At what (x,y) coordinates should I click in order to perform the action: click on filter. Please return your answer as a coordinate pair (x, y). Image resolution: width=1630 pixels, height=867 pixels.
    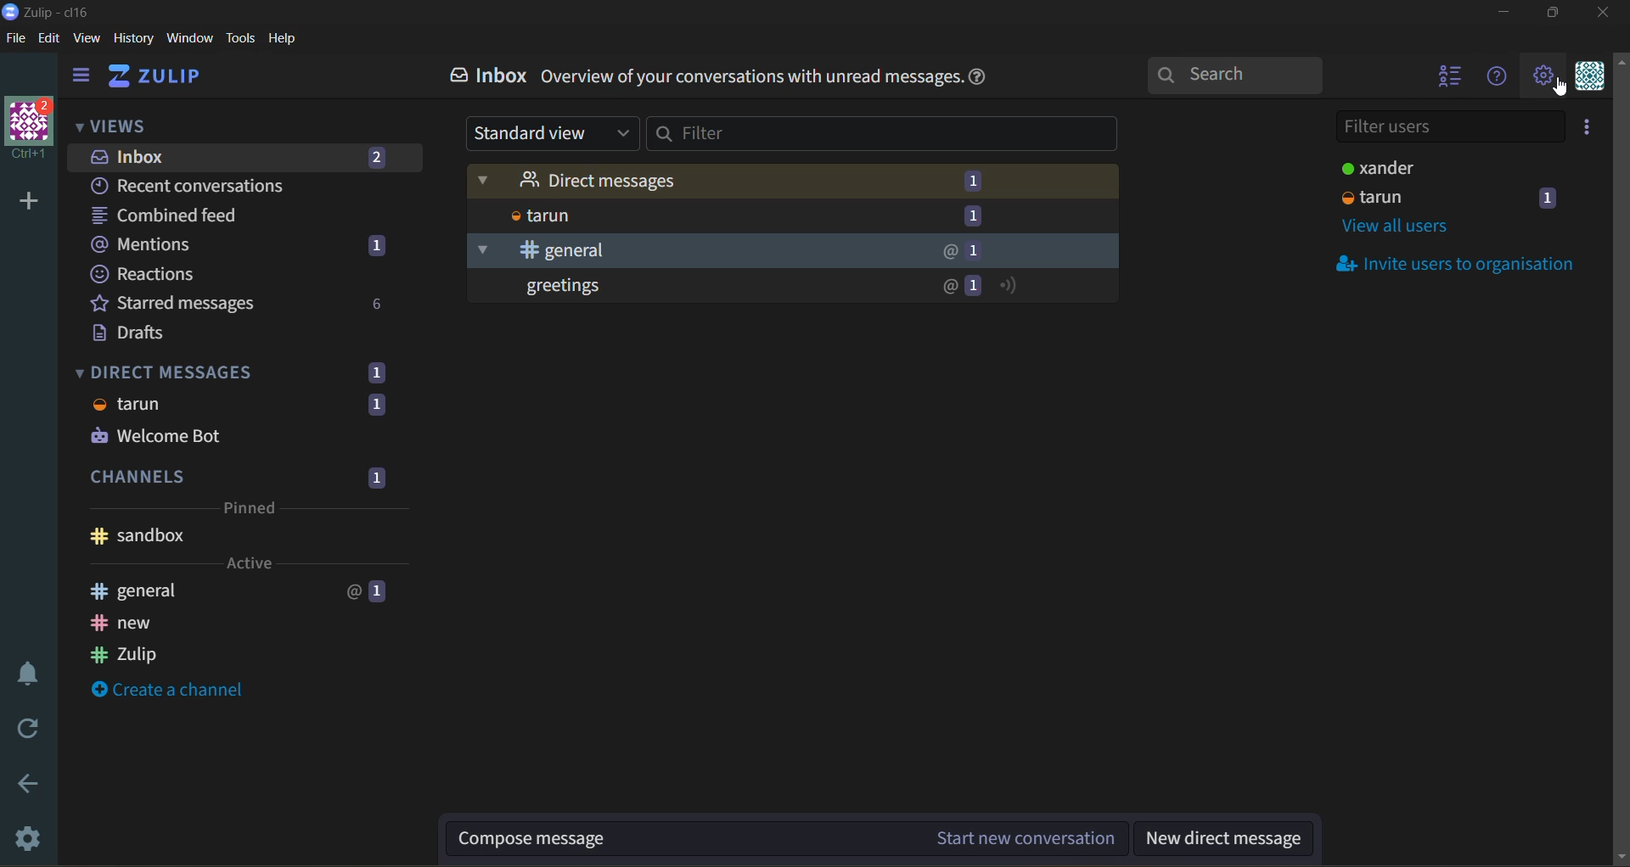
    Looking at the image, I should click on (881, 134).